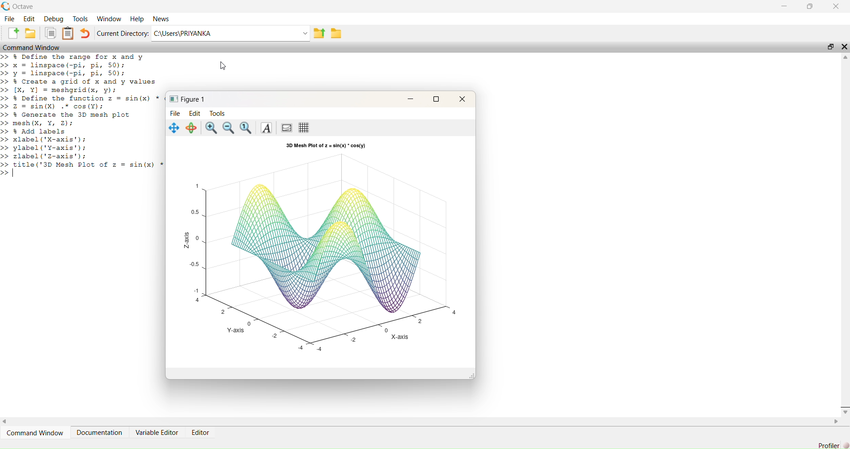 This screenshot has width=850, height=449. What do you see at coordinates (192, 128) in the screenshot?
I see `Rotate` at bounding box center [192, 128].